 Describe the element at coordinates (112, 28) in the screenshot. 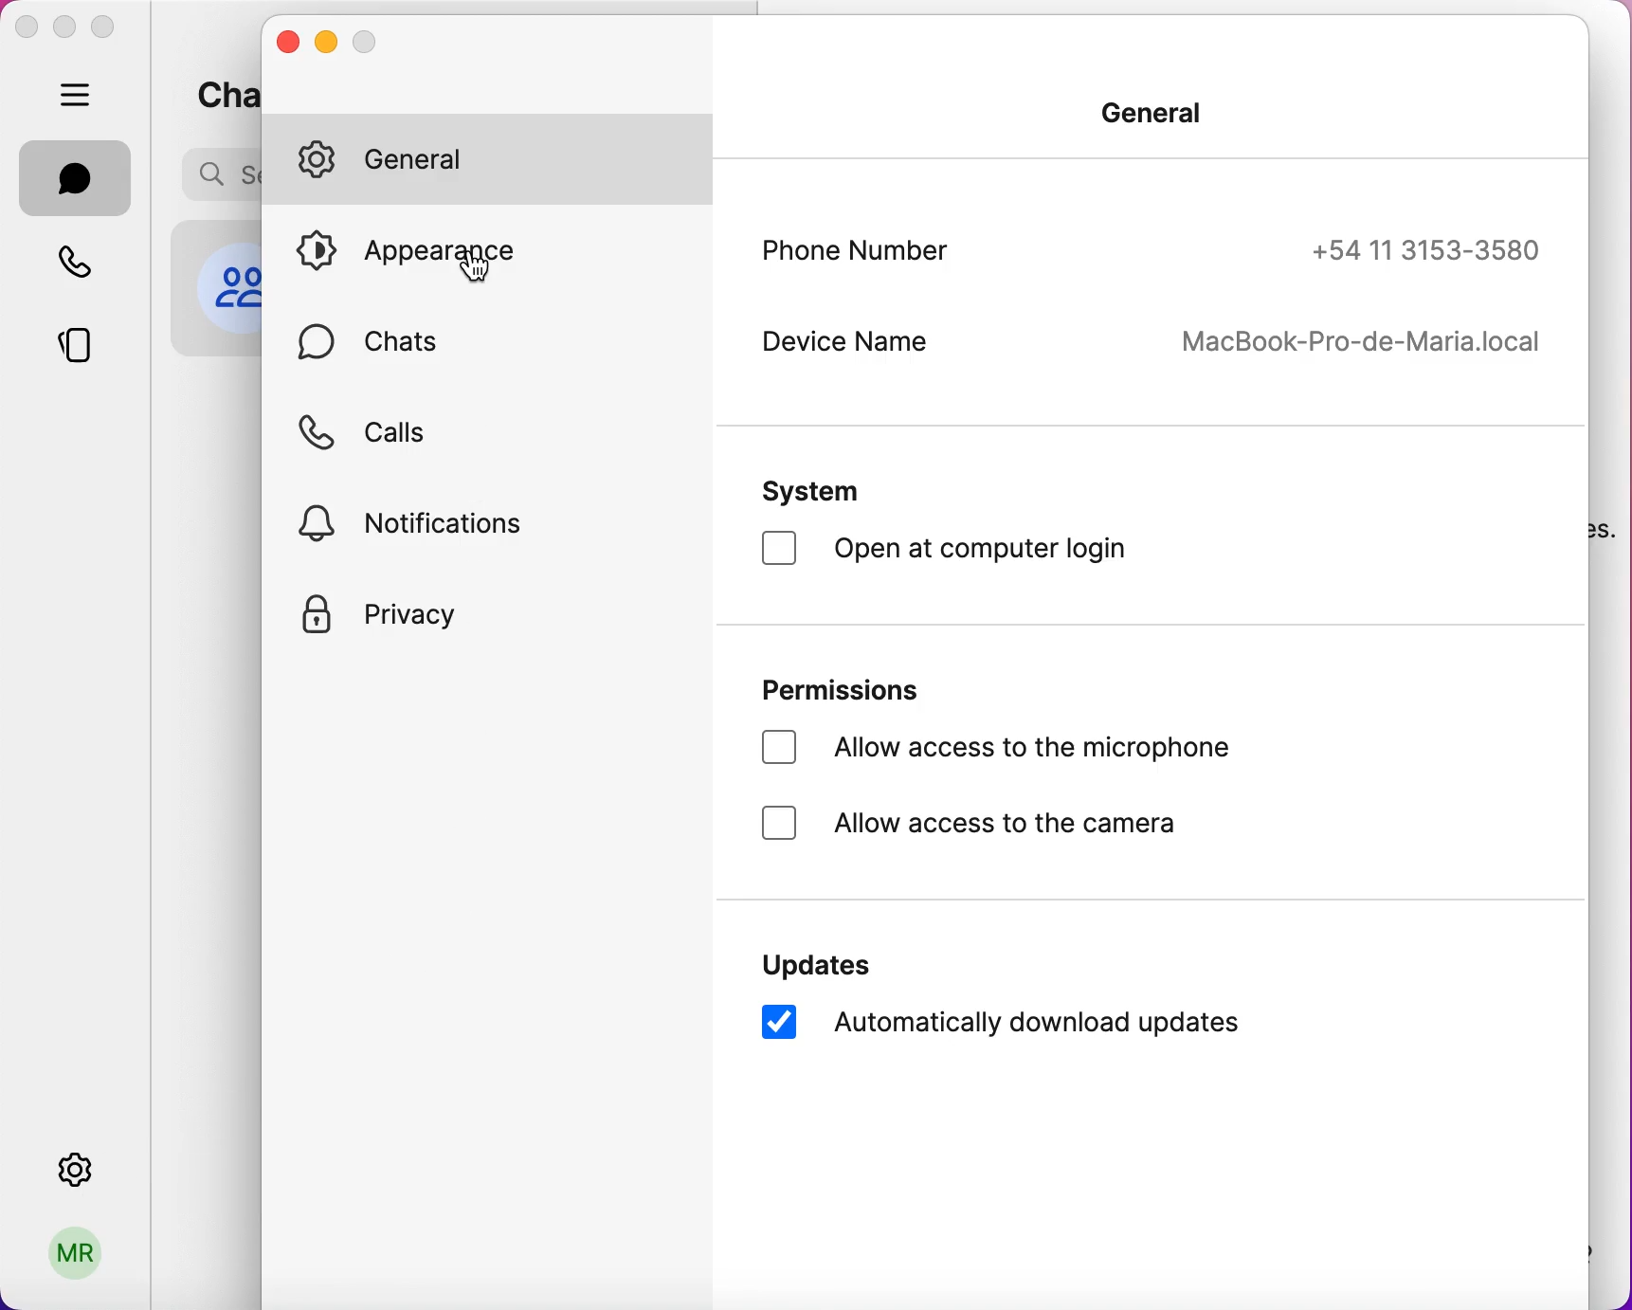

I see `maximize` at that location.